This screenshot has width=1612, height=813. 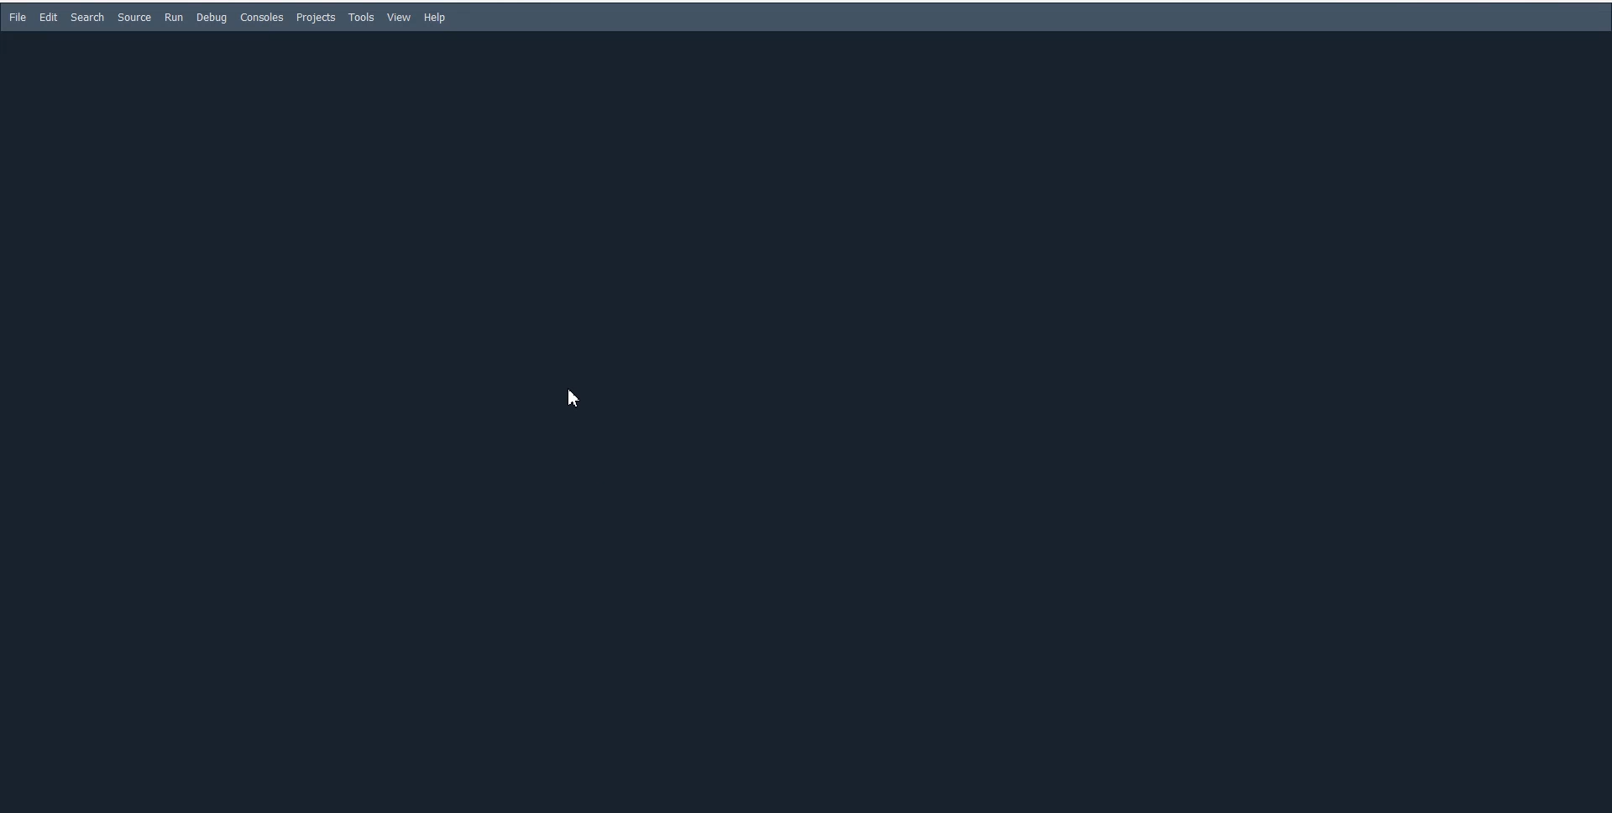 I want to click on Run, so click(x=174, y=17).